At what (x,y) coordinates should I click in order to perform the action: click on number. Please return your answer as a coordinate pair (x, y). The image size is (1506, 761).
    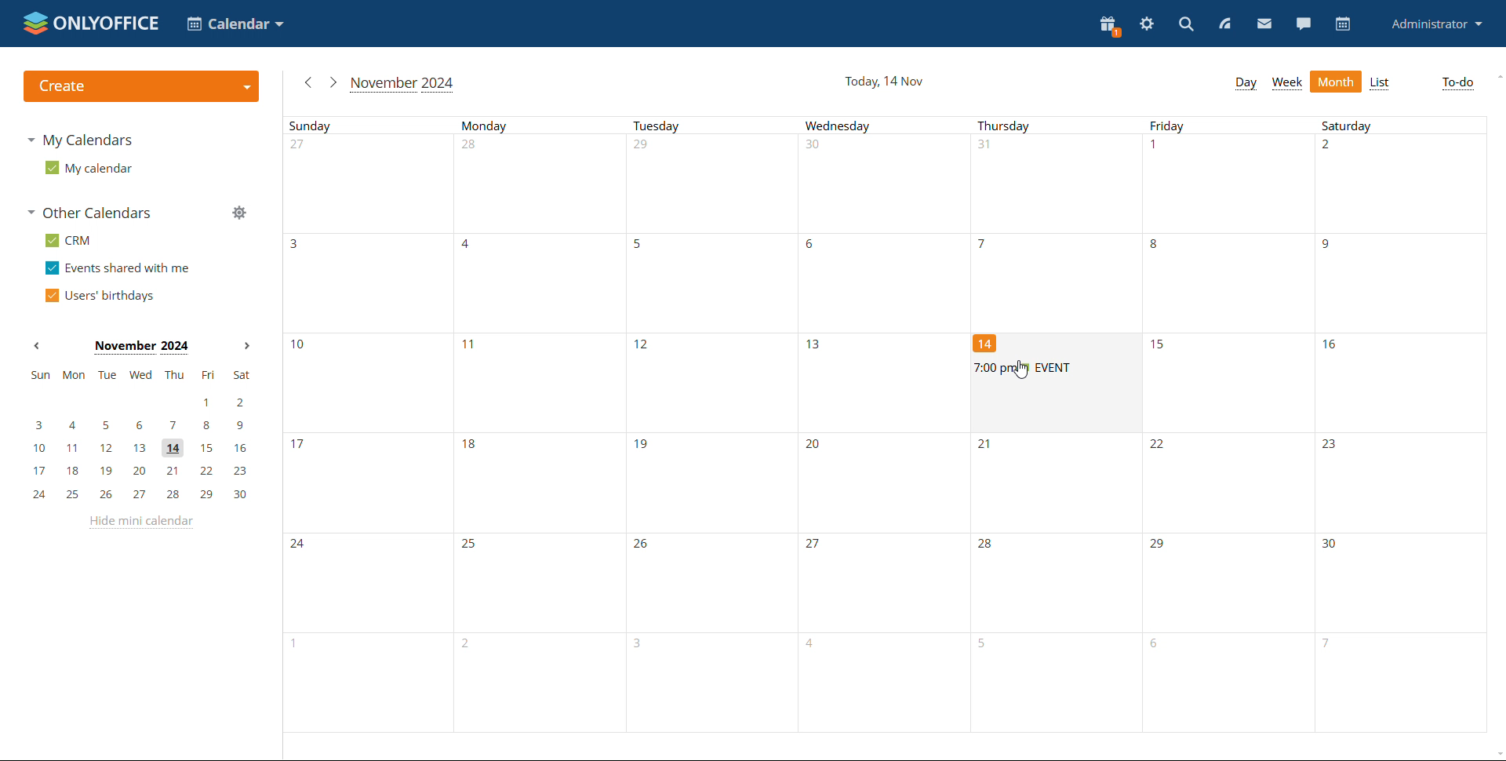
    Looking at the image, I should click on (300, 347).